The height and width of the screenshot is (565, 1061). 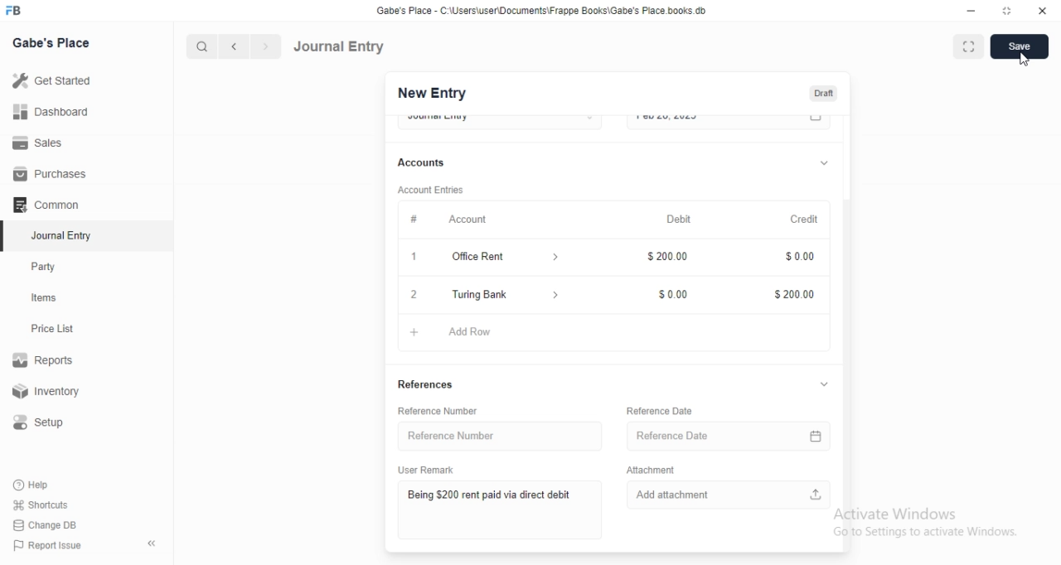 What do you see at coordinates (481, 257) in the screenshot?
I see `Office Rent` at bounding box center [481, 257].